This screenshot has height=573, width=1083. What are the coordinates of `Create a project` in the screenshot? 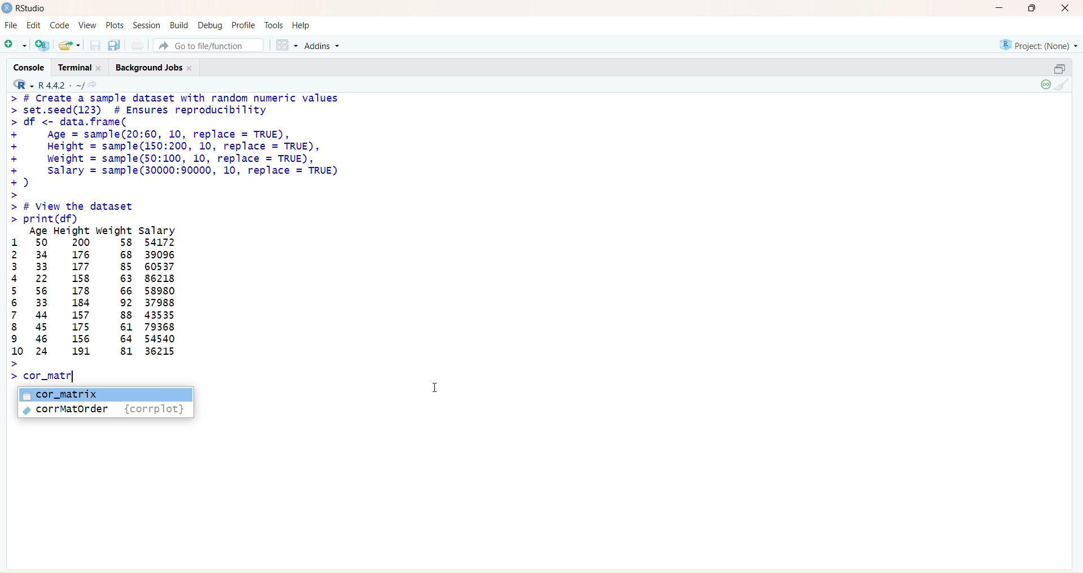 It's located at (41, 44).